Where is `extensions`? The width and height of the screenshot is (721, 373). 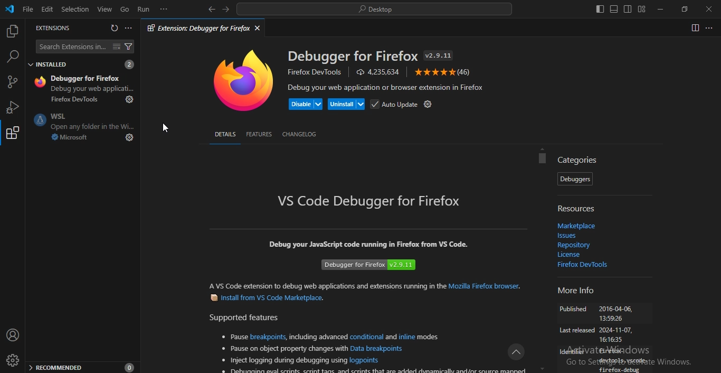
extensions is located at coordinates (51, 28).